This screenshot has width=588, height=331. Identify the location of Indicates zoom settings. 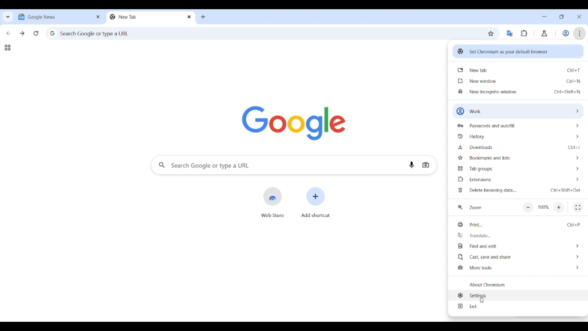
(460, 207).